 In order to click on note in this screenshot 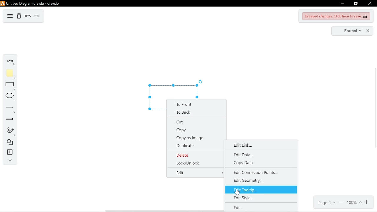, I will do `click(11, 74)`.